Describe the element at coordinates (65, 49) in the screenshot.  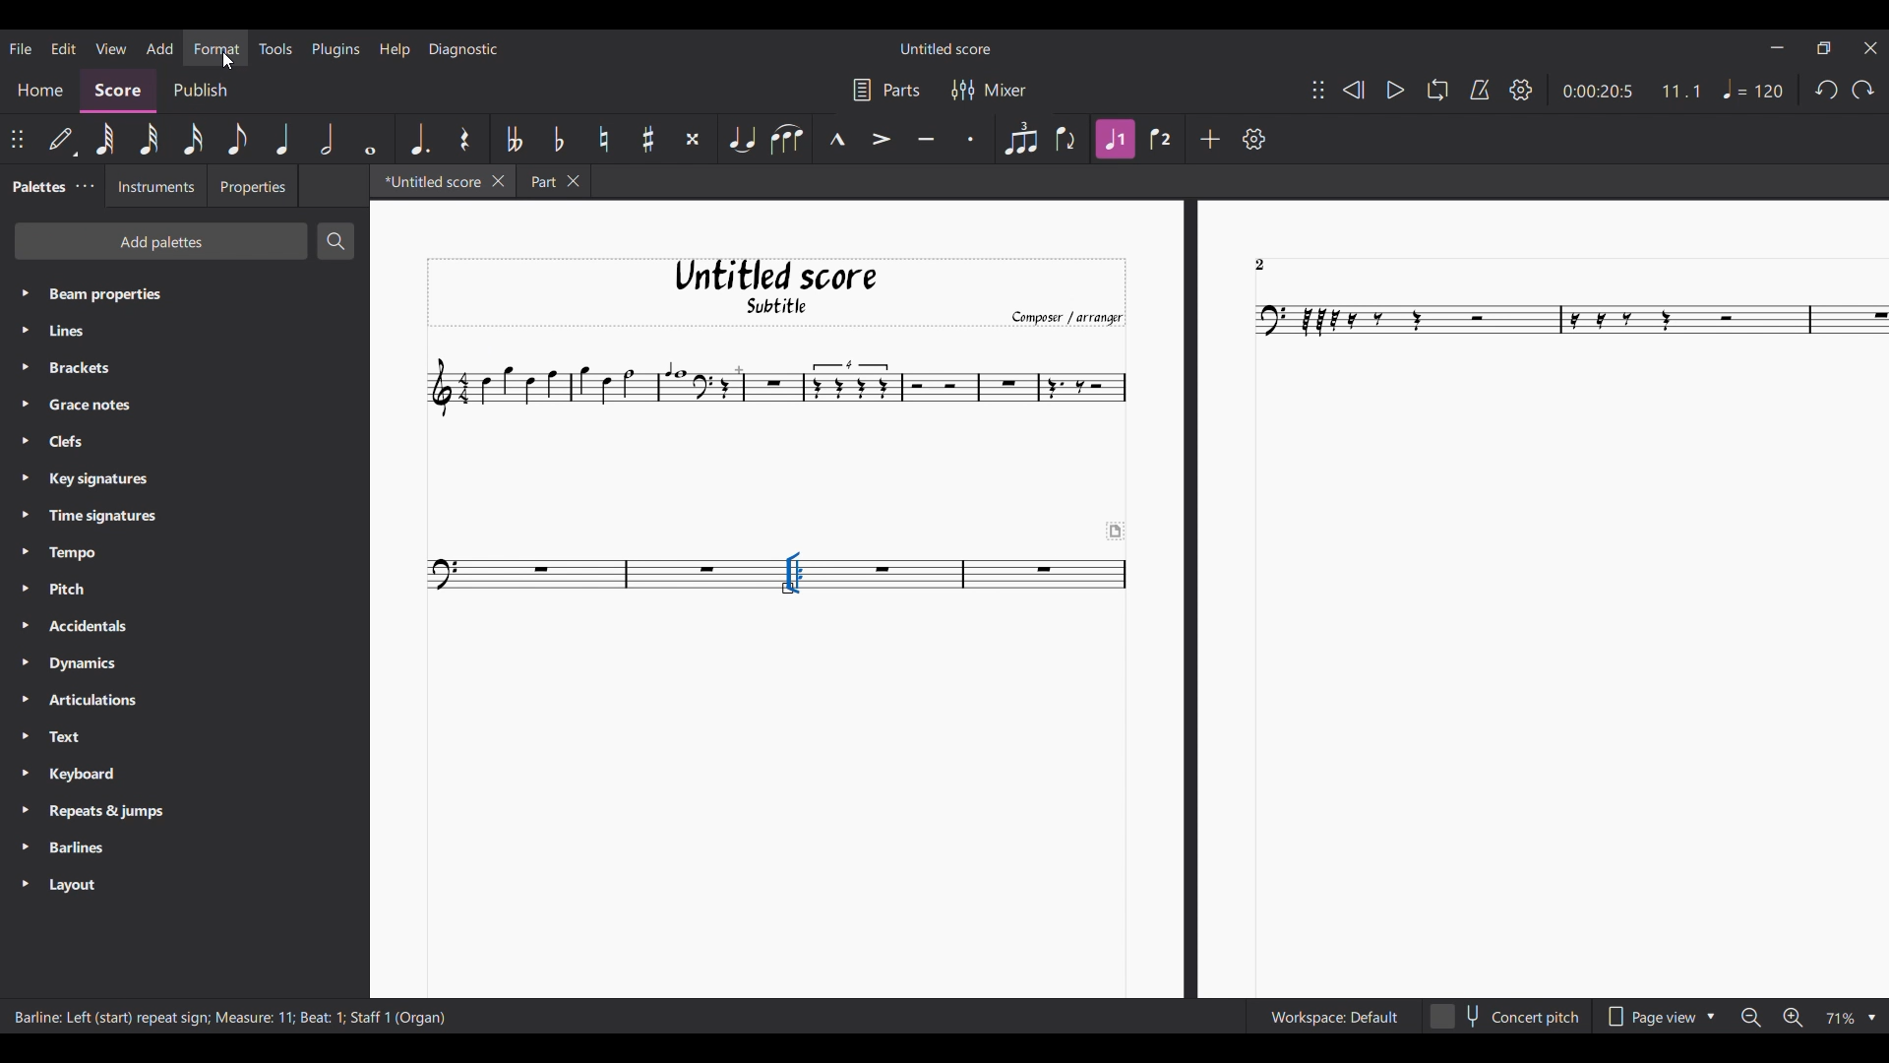
I see `Edit menu` at that location.